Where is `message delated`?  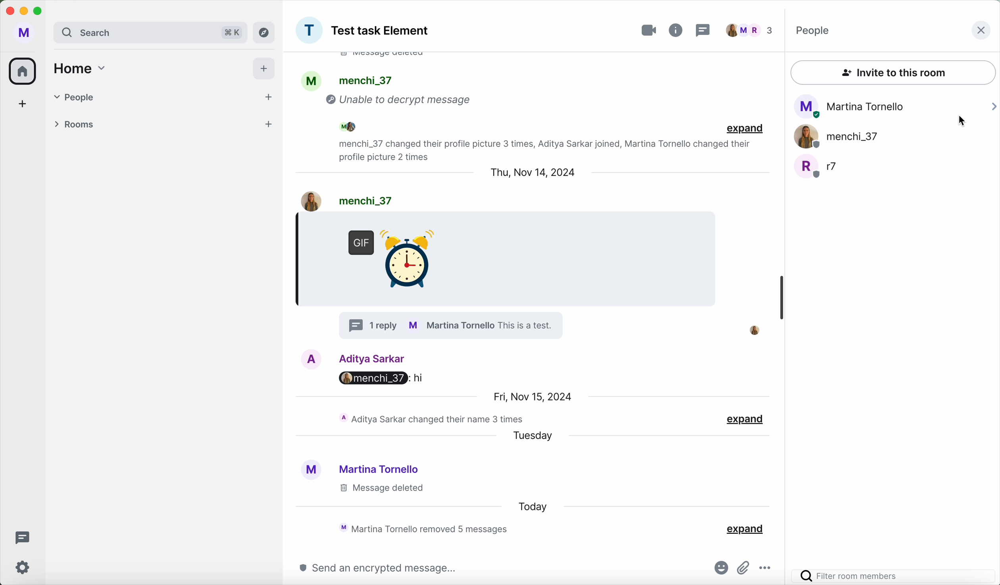
message delated is located at coordinates (381, 489).